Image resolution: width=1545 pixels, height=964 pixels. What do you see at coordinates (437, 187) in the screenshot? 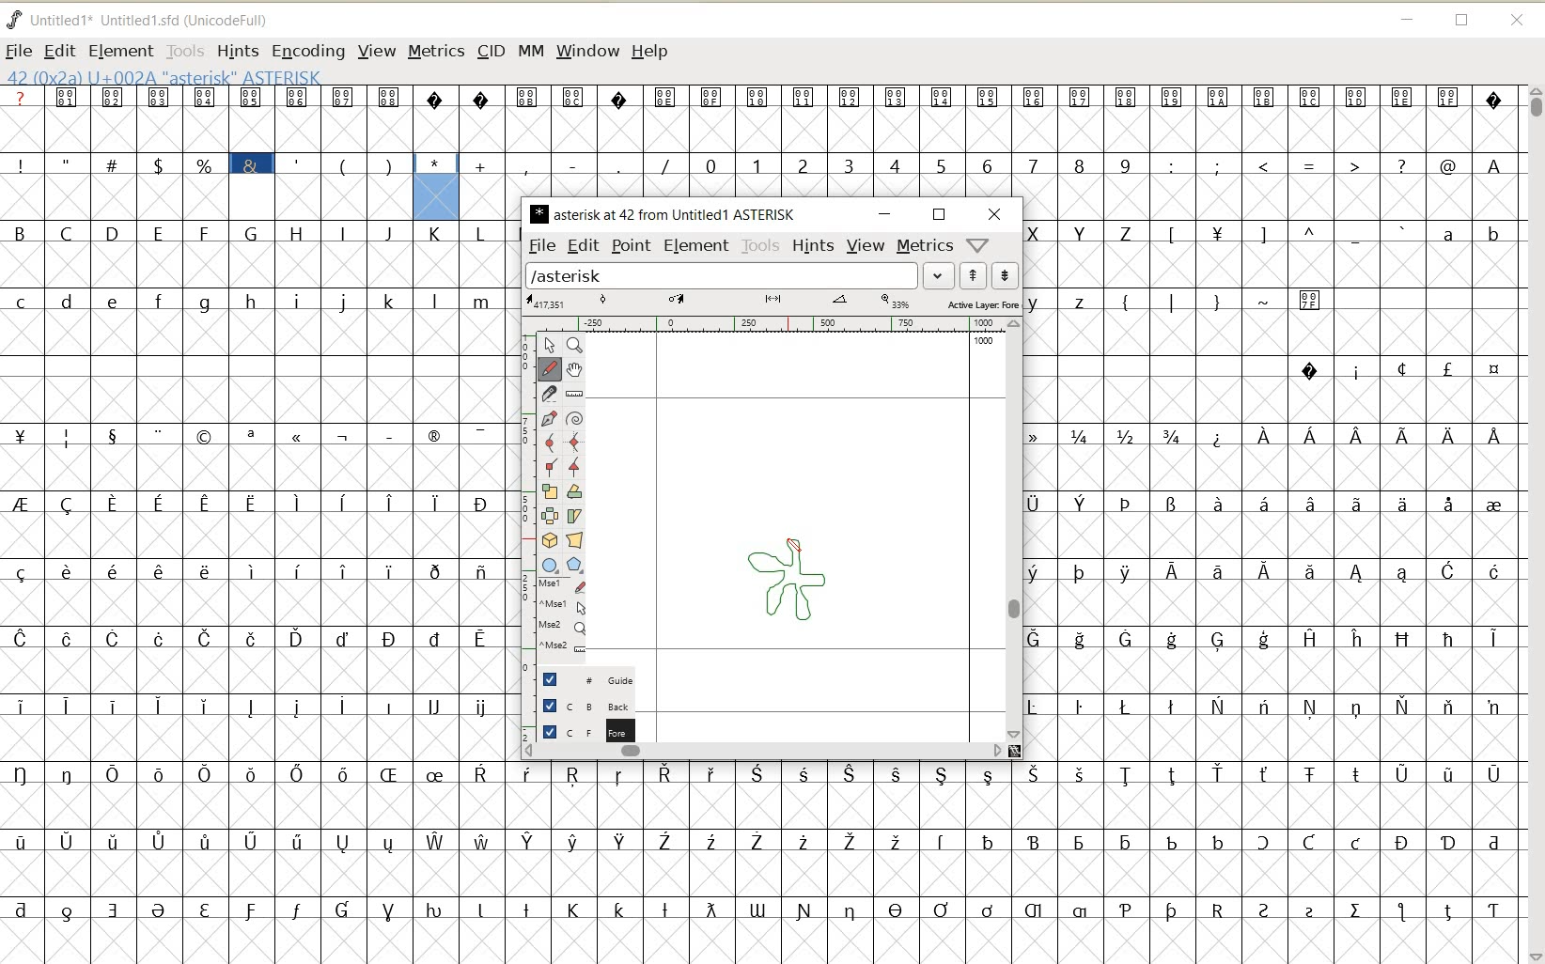
I see `glyph selected` at bounding box center [437, 187].